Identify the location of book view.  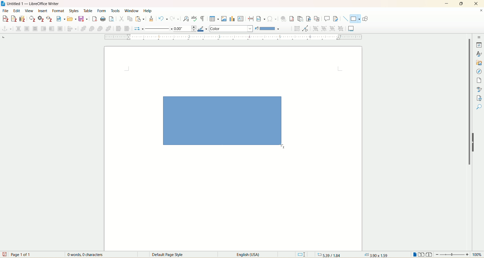
(429, 254).